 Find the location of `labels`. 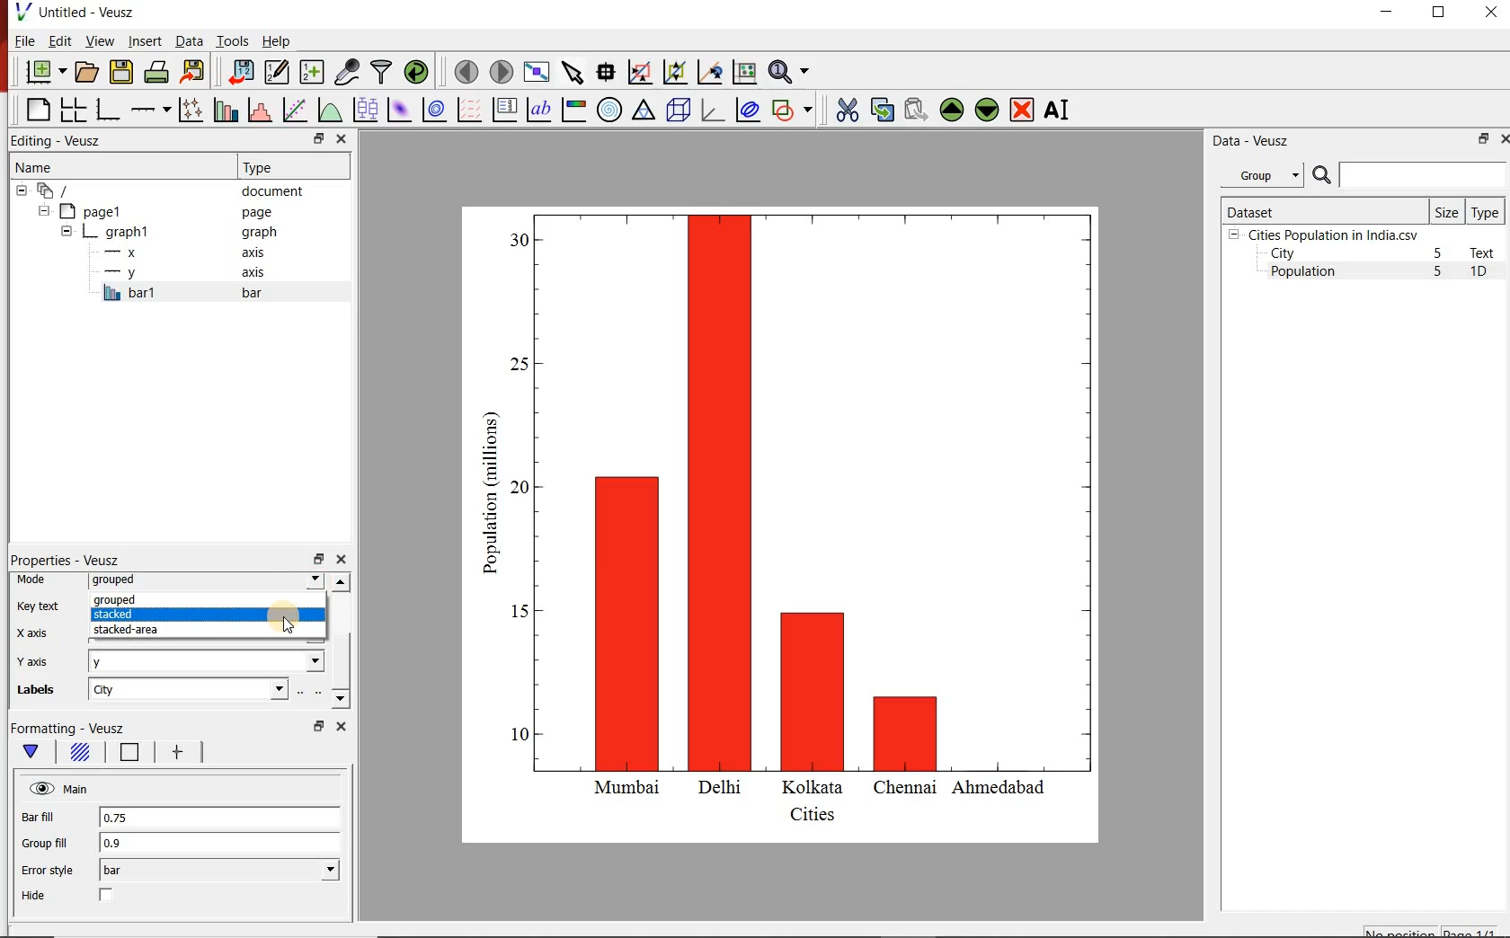

labels is located at coordinates (41, 693).